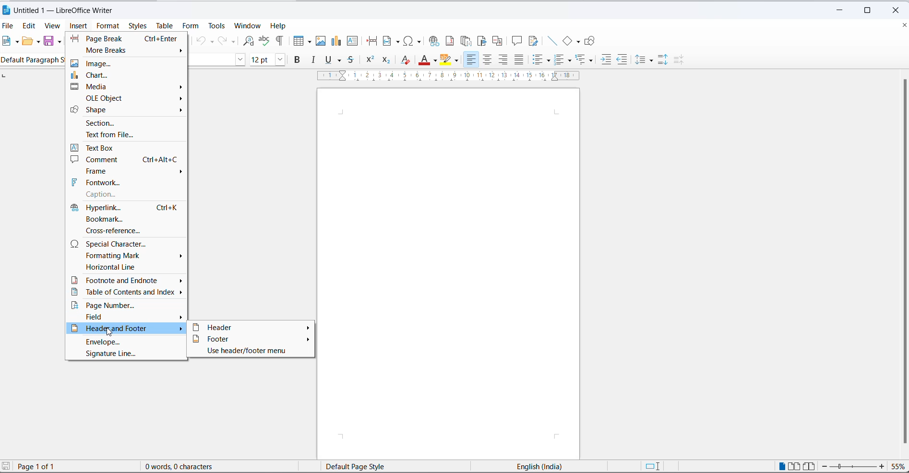 This screenshot has width=909, height=473. Describe the element at coordinates (406, 59) in the screenshot. I see `clear direct formatting` at that location.